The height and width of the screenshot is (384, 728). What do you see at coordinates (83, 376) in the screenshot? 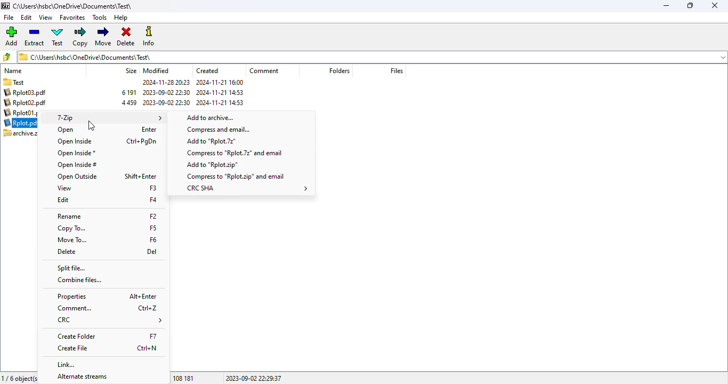
I see `alternate streams` at bounding box center [83, 376].